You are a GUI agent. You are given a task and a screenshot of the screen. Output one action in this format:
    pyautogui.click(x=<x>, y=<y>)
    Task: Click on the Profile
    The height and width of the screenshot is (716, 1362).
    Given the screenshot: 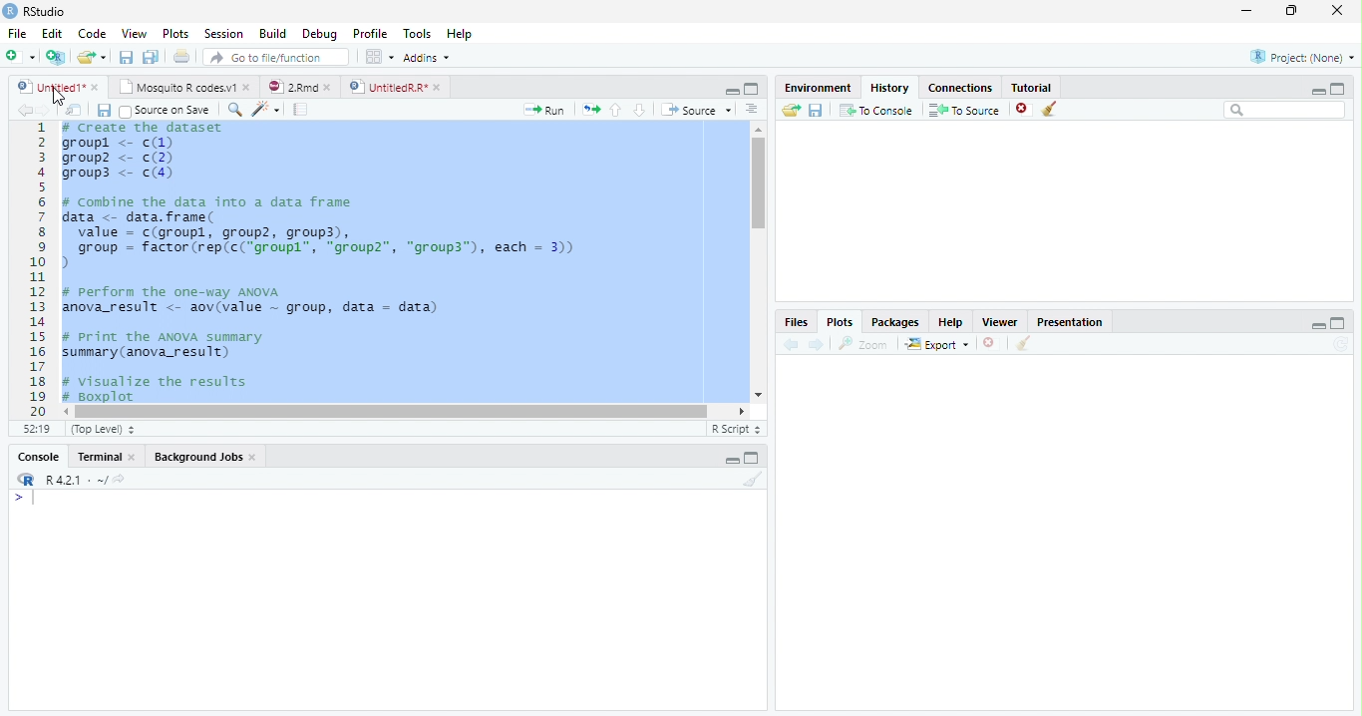 What is the action you would take?
    pyautogui.click(x=369, y=34)
    